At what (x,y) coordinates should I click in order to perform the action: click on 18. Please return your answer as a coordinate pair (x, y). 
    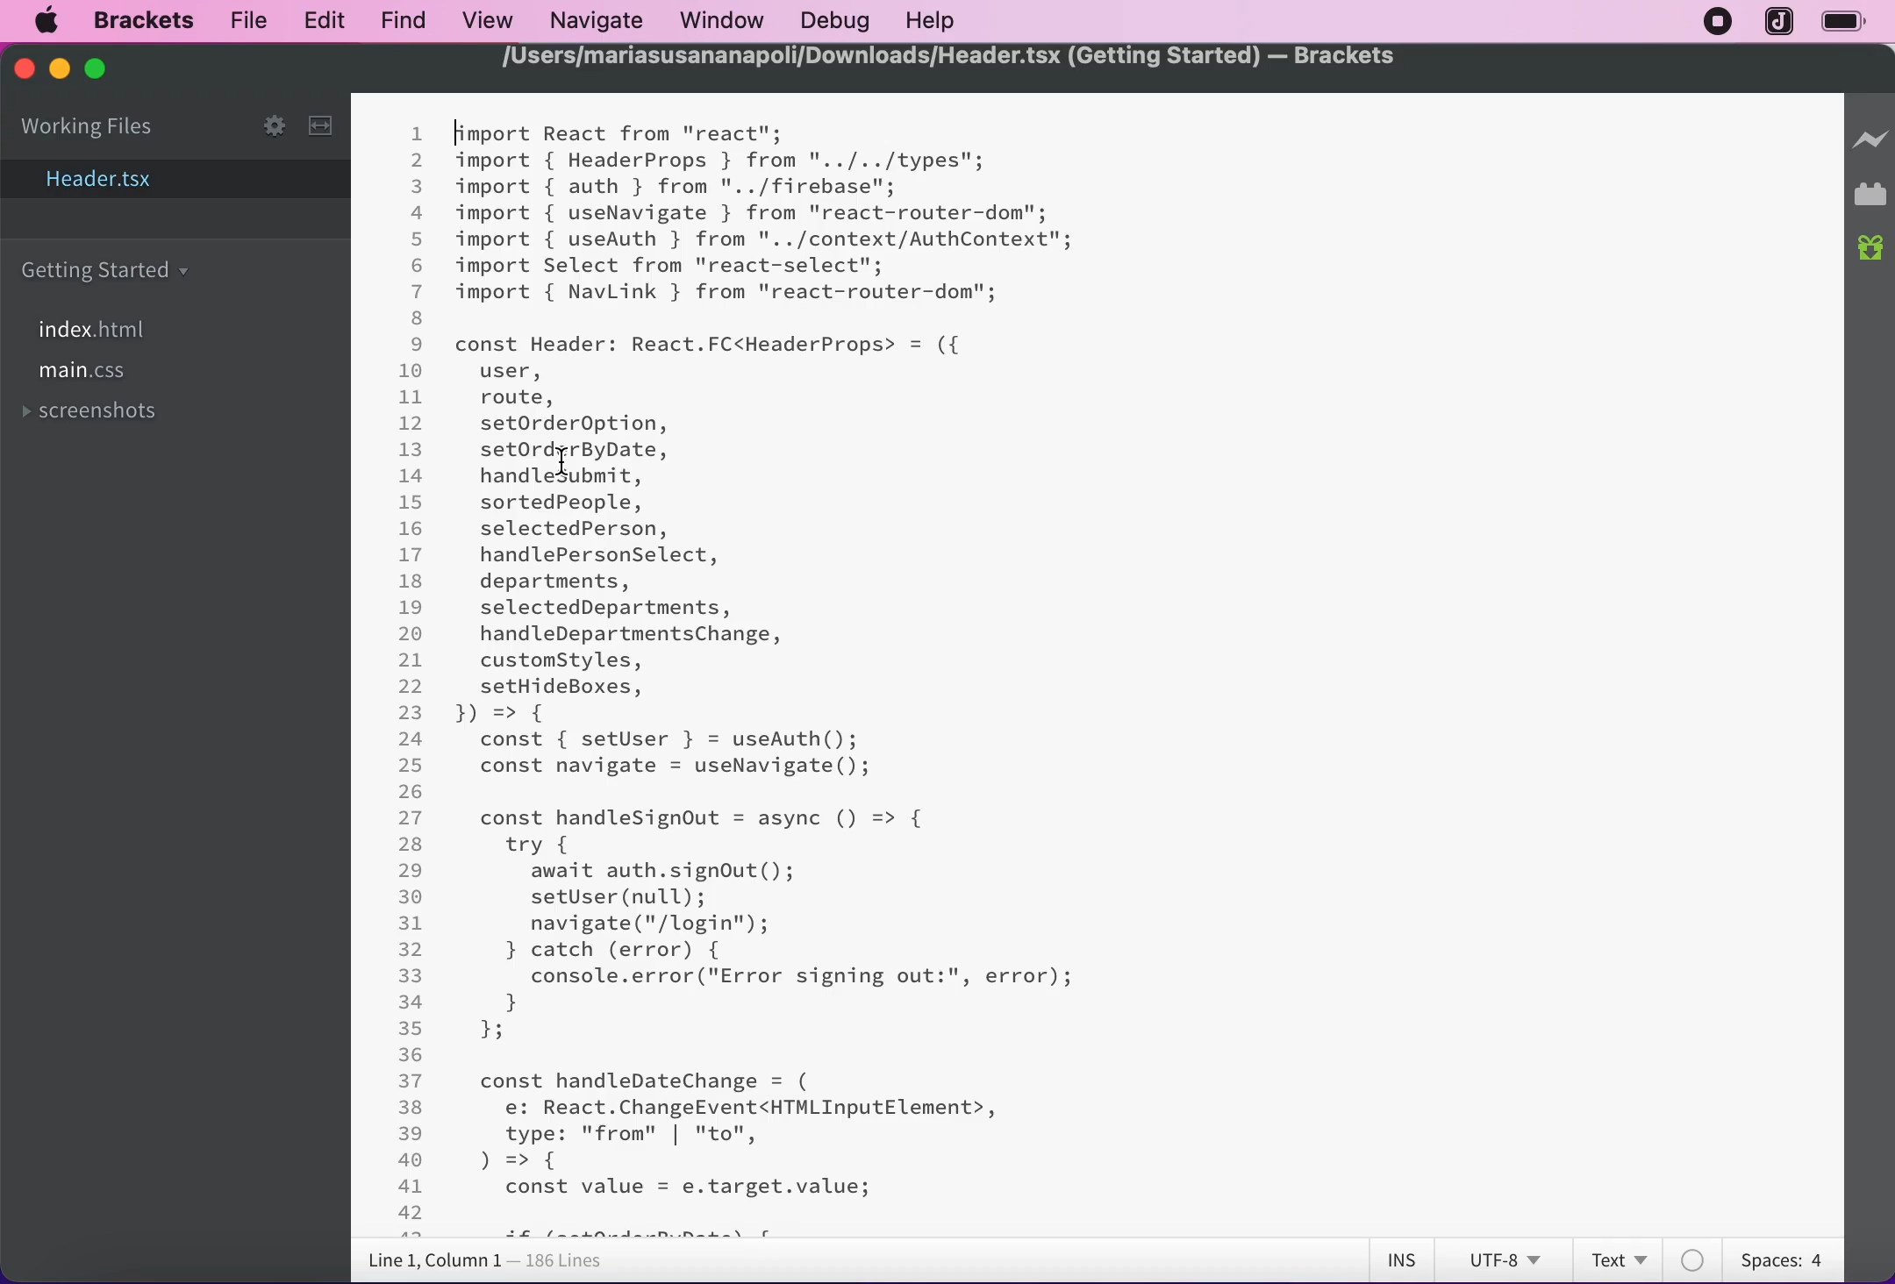
    Looking at the image, I should click on (411, 580).